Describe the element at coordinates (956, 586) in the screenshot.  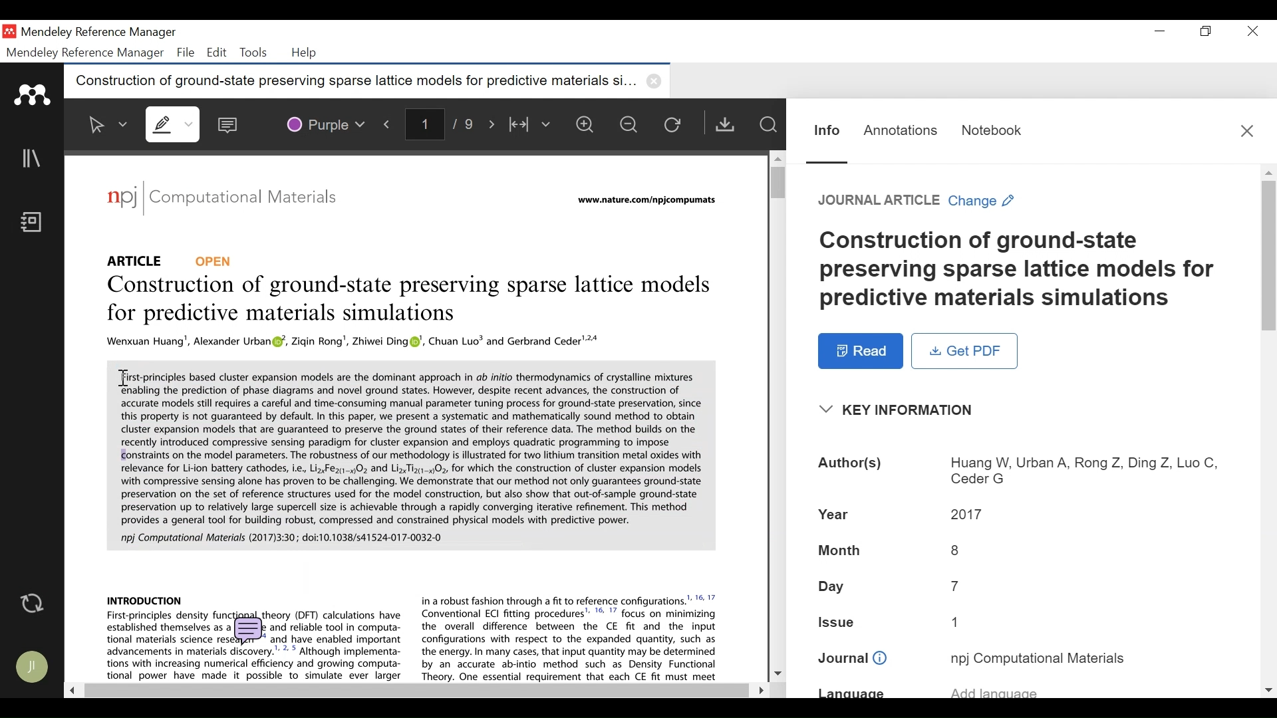
I see `Day` at that location.